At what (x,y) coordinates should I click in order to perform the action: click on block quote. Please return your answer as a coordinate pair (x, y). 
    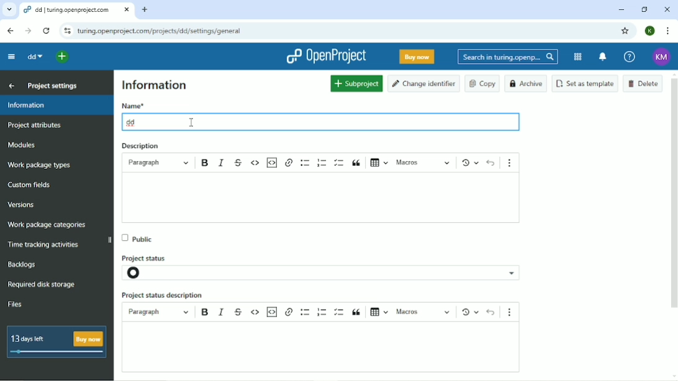
    Looking at the image, I should click on (358, 312).